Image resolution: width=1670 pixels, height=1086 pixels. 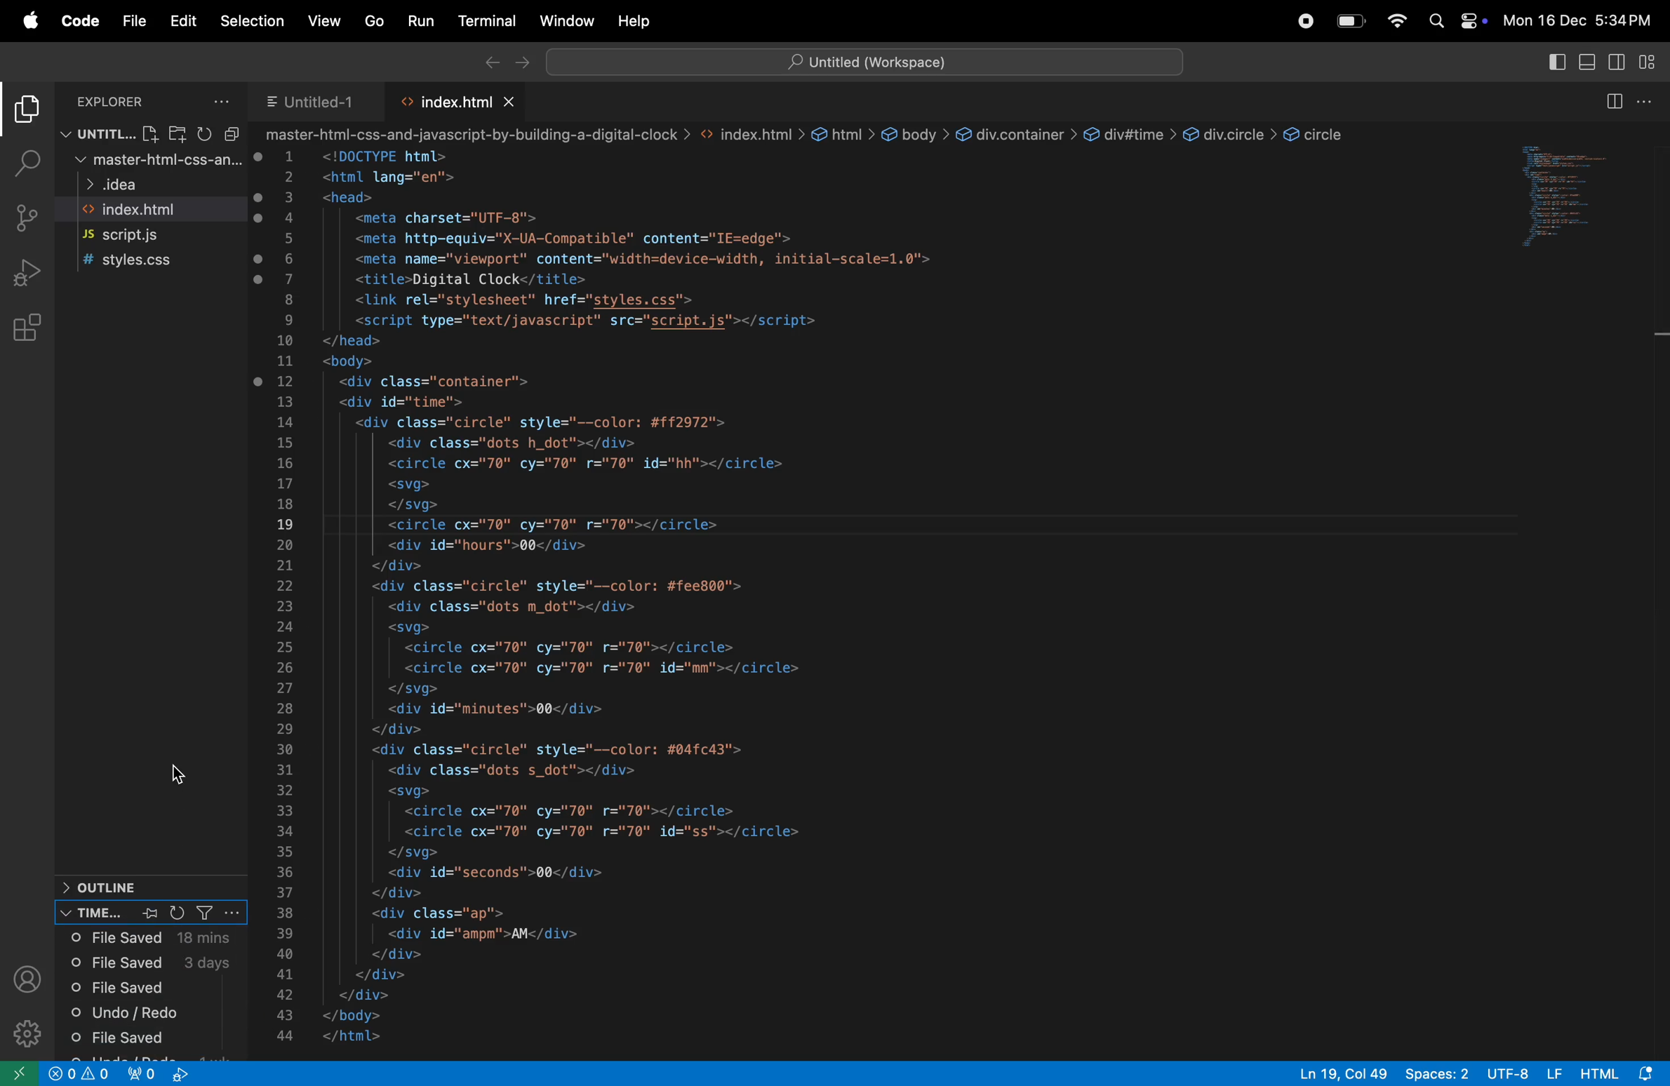 What do you see at coordinates (395, 954) in the screenshot?
I see `</div>` at bounding box center [395, 954].